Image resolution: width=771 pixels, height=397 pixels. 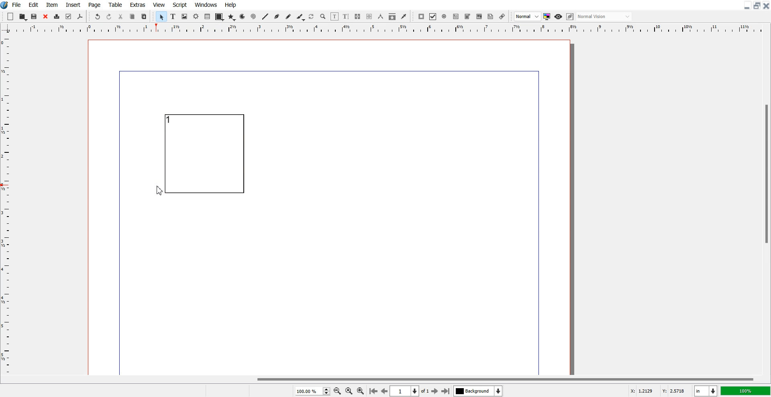 What do you see at coordinates (6, 199) in the screenshot?
I see `Vertical scale` at bounding box center [6, 199].